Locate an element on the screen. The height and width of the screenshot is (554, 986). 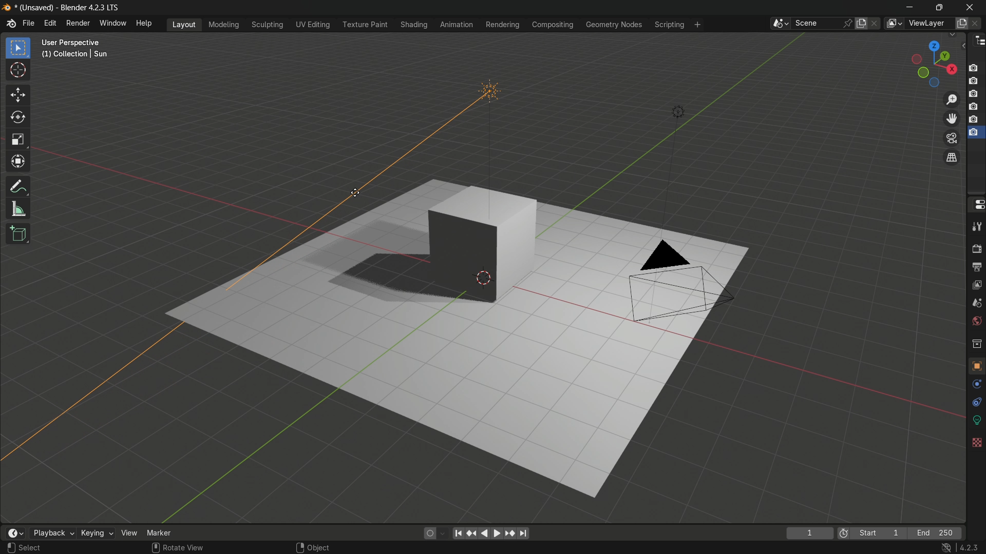
modeling is located at coordinates (223, 24).